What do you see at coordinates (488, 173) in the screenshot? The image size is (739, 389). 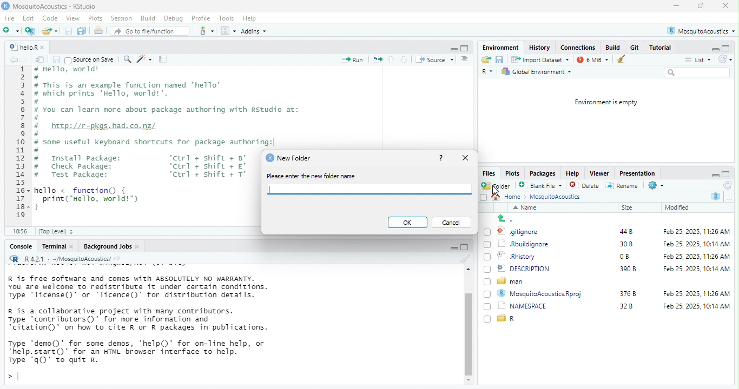 I see `Files` at bounding box center [488, 173].